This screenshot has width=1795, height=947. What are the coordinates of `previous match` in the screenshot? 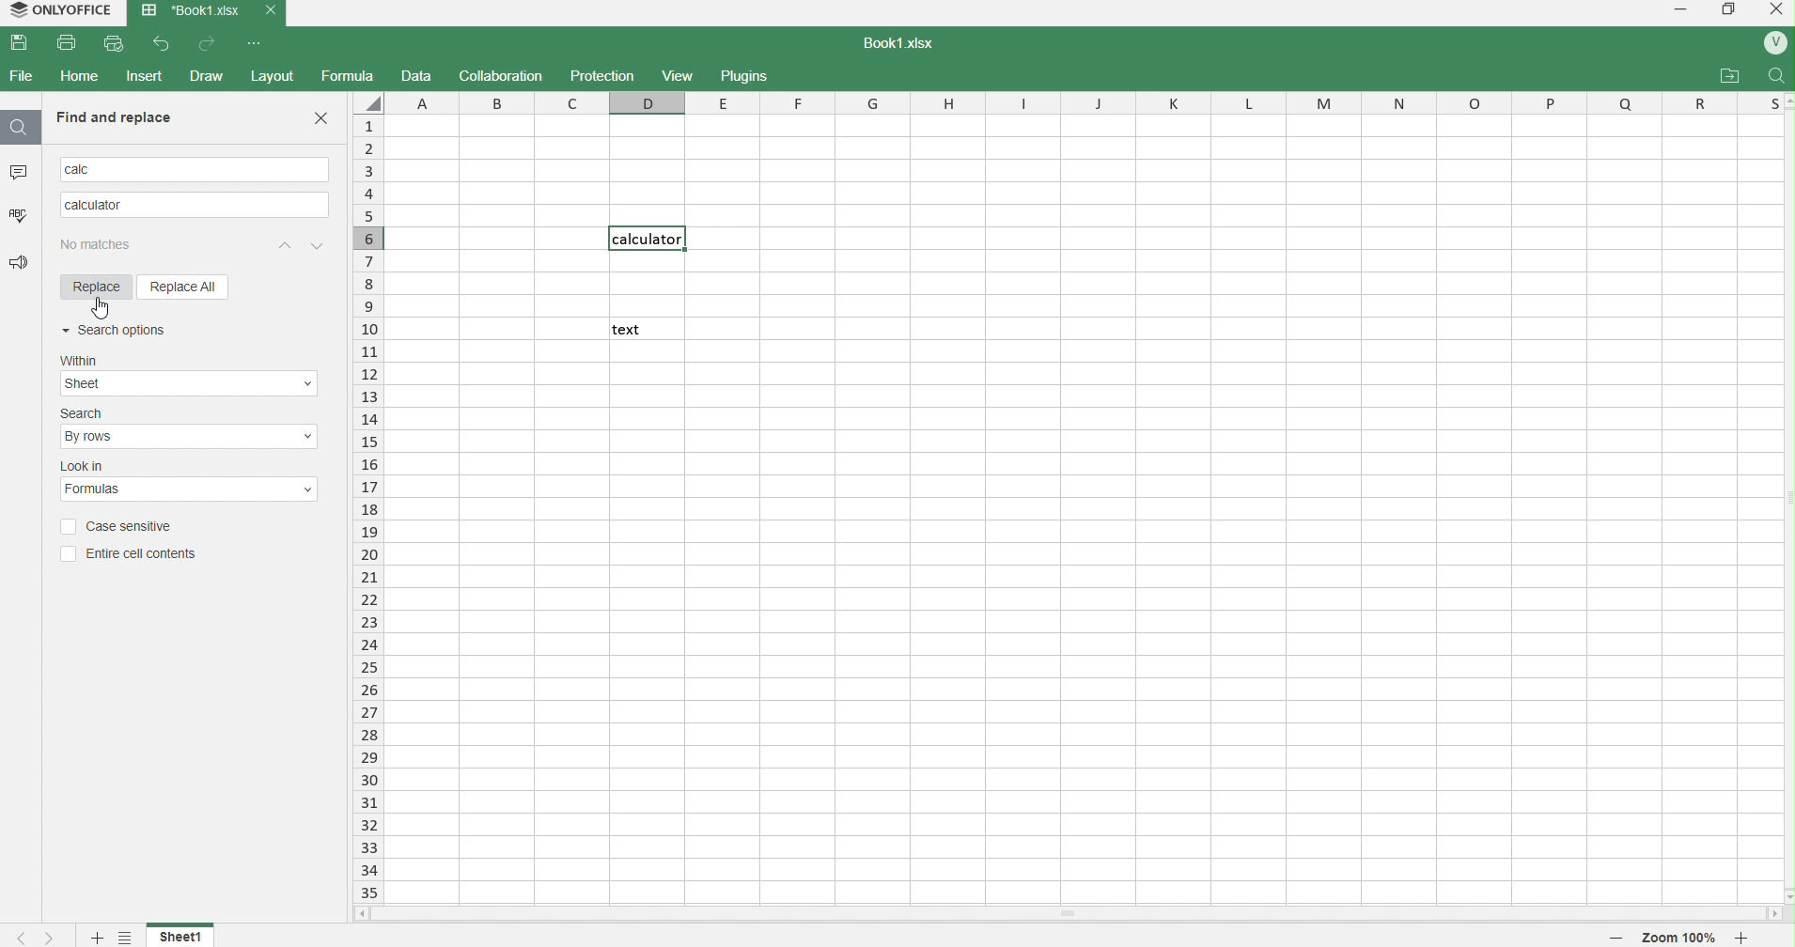 It's located at (320, 246).